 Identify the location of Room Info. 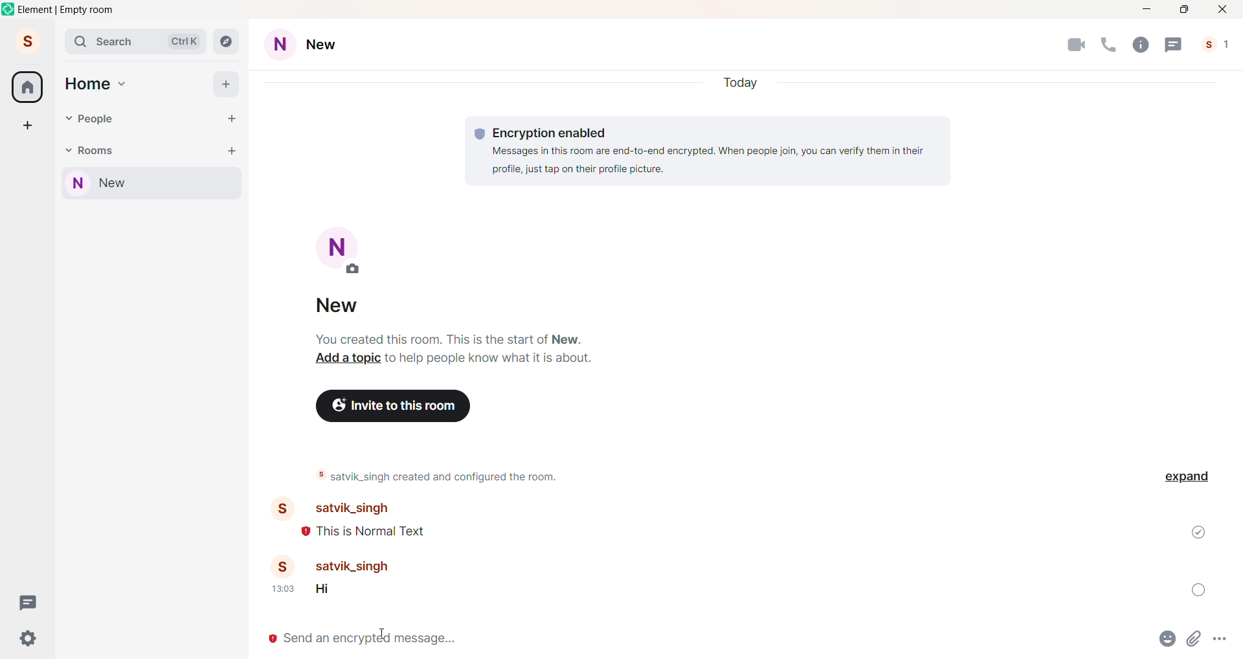
(1139, 44).